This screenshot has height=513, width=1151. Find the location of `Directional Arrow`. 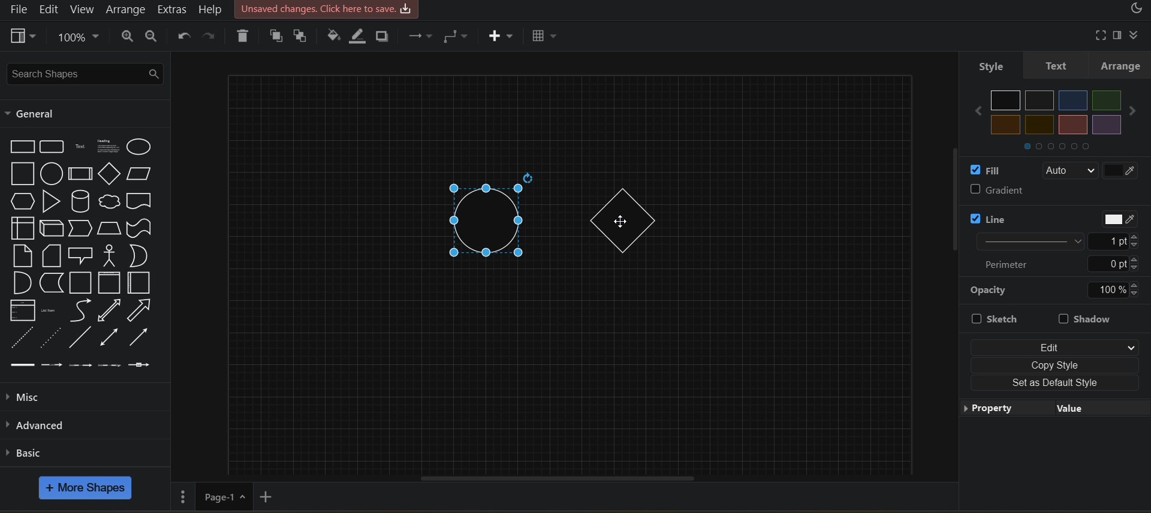

Directional Arrow is located at coordinates (139, 336).